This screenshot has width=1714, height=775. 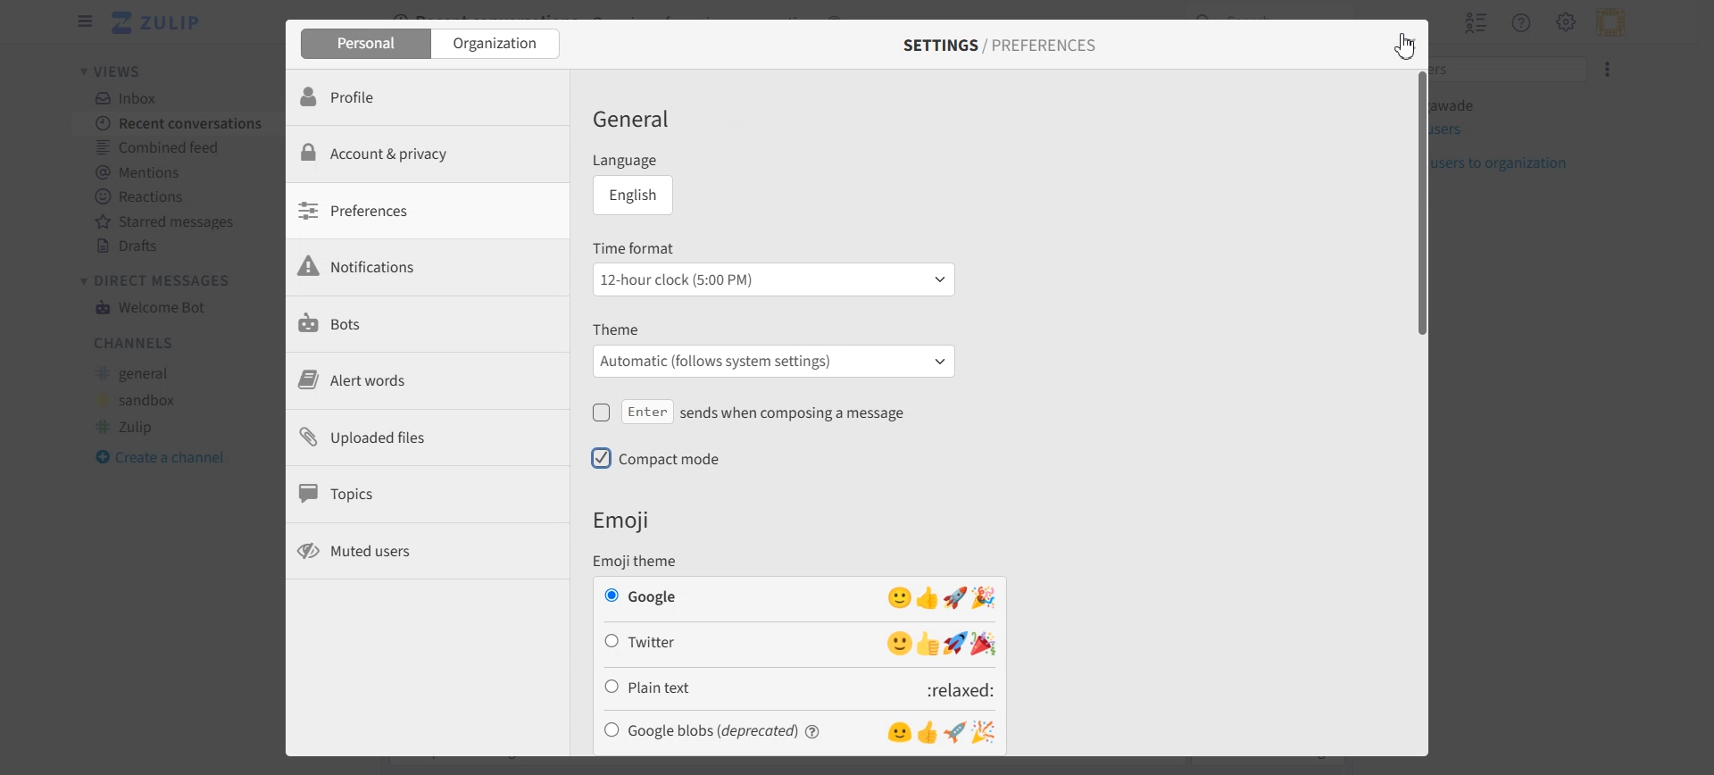 I want to click on Profile, so click(x=427, y=100).